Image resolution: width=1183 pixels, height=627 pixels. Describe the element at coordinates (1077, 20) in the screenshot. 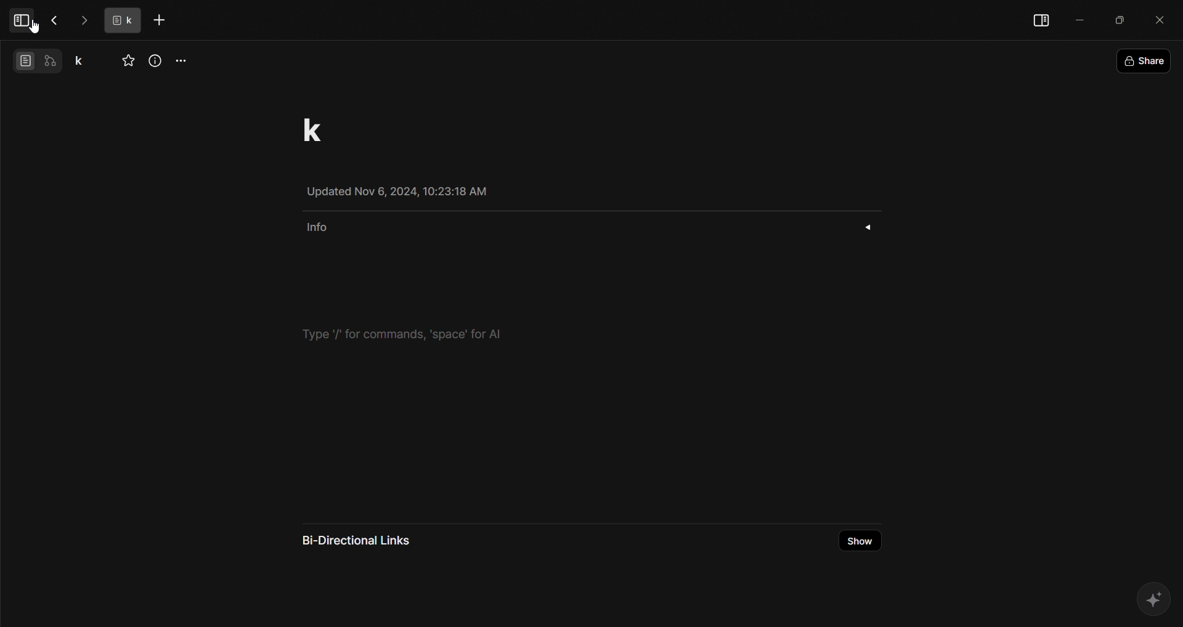

I see `minimize` at that location.